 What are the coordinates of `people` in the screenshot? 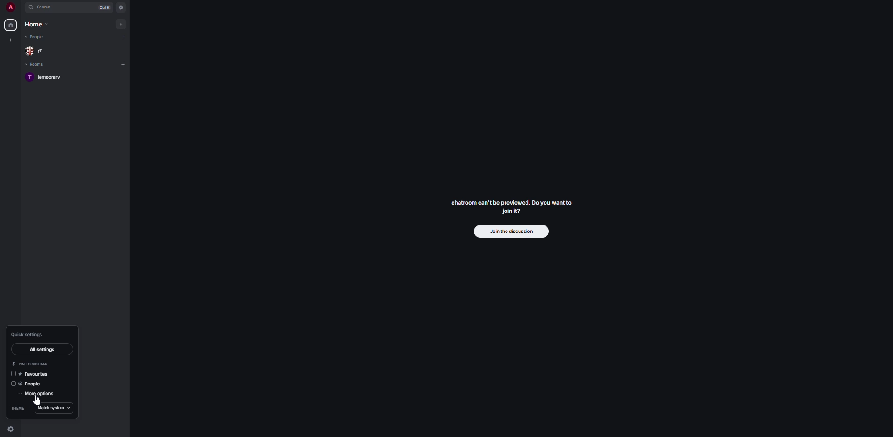 It's located at (27, 384).